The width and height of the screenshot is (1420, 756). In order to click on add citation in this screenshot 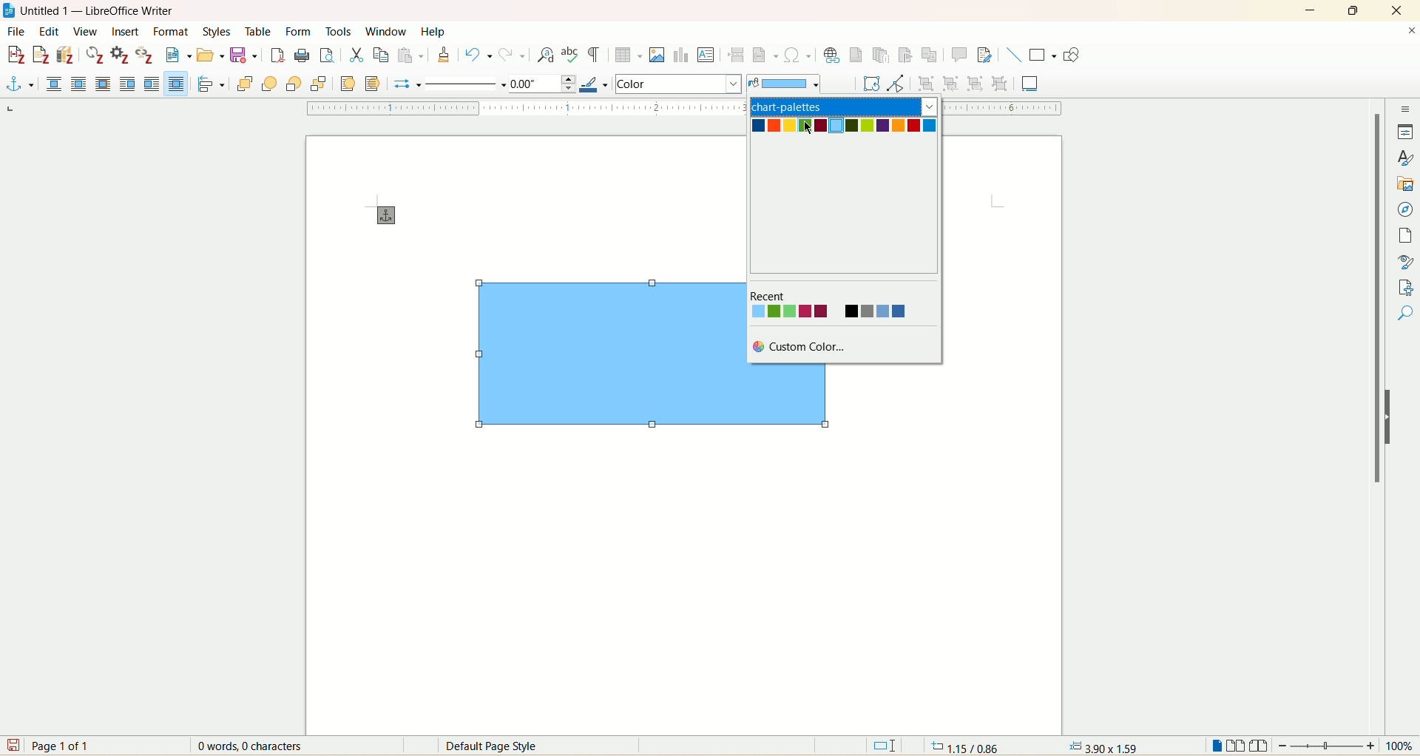, I will do `click(15, 53)`.